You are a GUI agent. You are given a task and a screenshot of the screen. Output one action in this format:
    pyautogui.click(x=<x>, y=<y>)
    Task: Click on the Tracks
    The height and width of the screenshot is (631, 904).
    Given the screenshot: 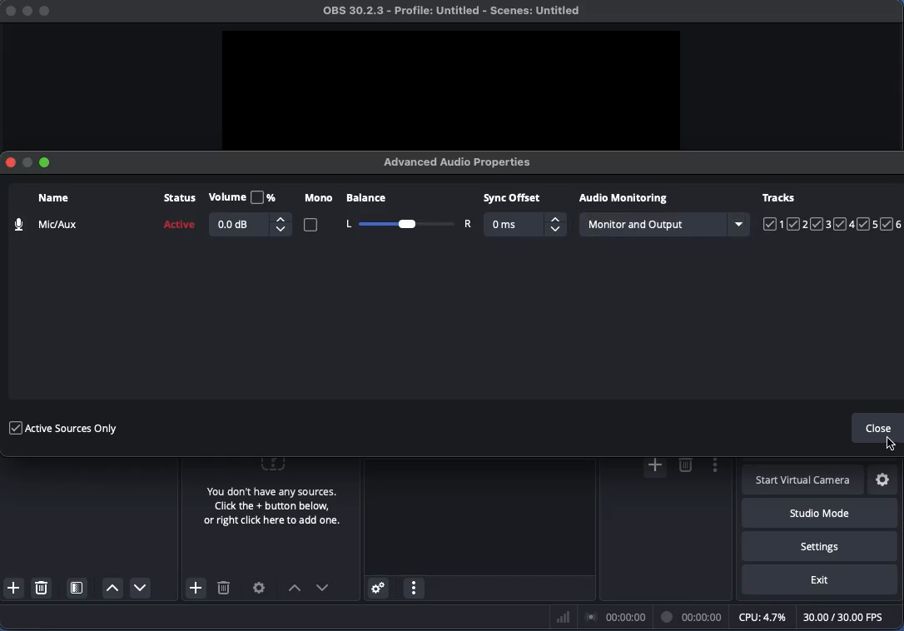 What is the action you would take?
    pyautogui.click(x=832, y=211)
    